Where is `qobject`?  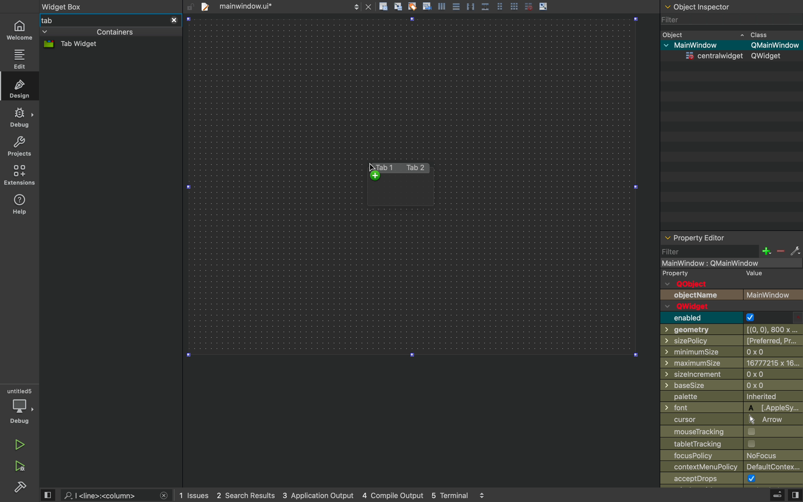
qobject is located at coordinates (709, 284).